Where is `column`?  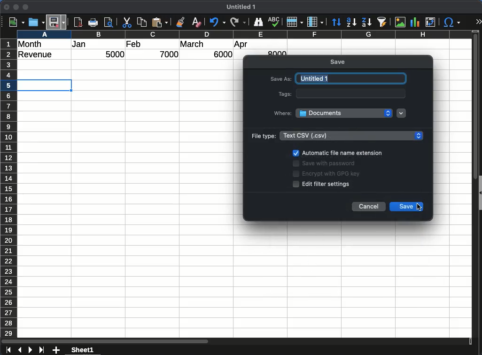 column is located at coordinates (244, 34).